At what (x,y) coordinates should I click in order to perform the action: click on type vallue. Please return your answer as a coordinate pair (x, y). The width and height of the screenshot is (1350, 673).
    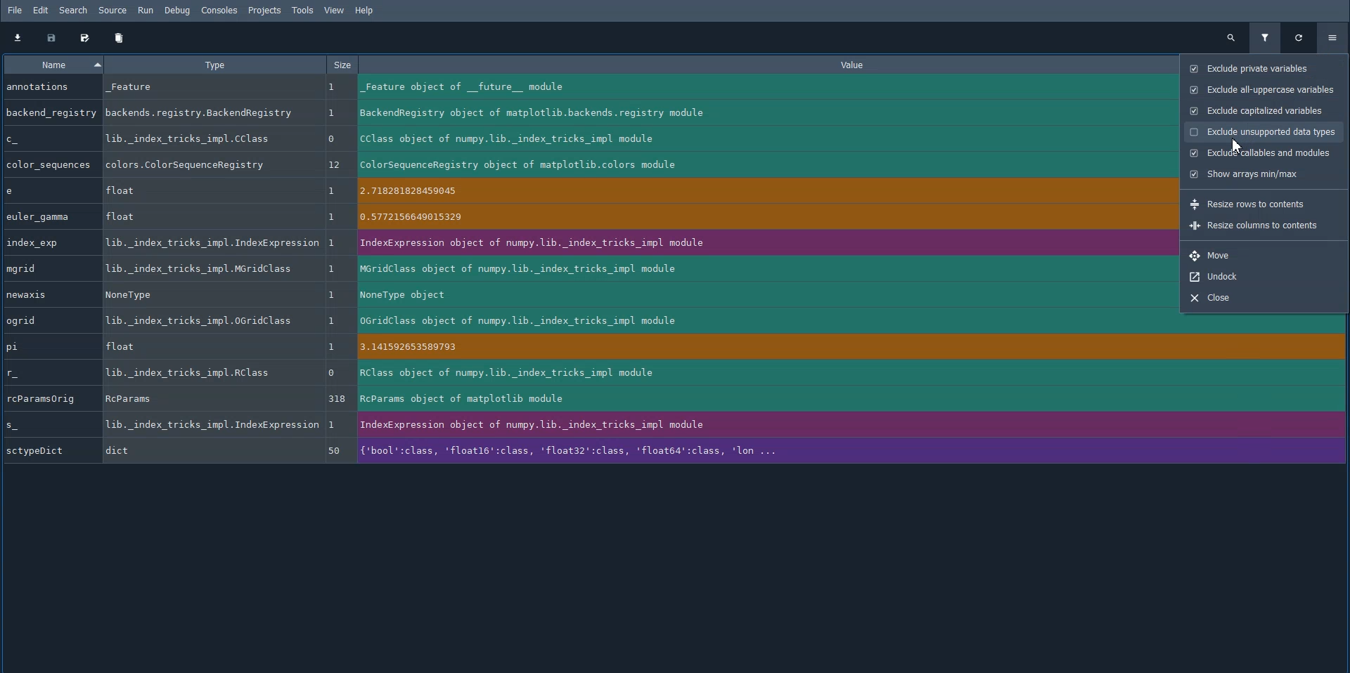
    Looking at the image, I should click on (205, 138).